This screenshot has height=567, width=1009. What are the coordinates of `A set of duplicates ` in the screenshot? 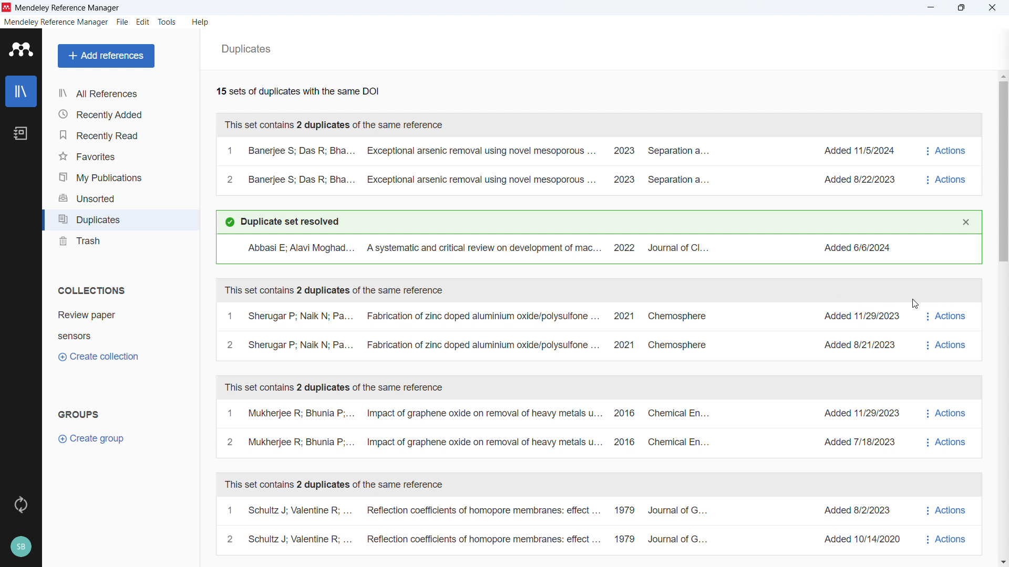 It's located at (563, 332).